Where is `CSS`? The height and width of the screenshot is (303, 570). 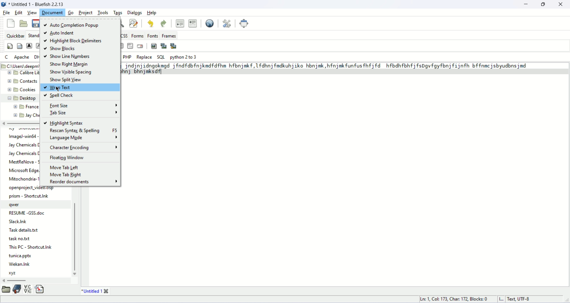 CSS is located at coordinates (125, 36).